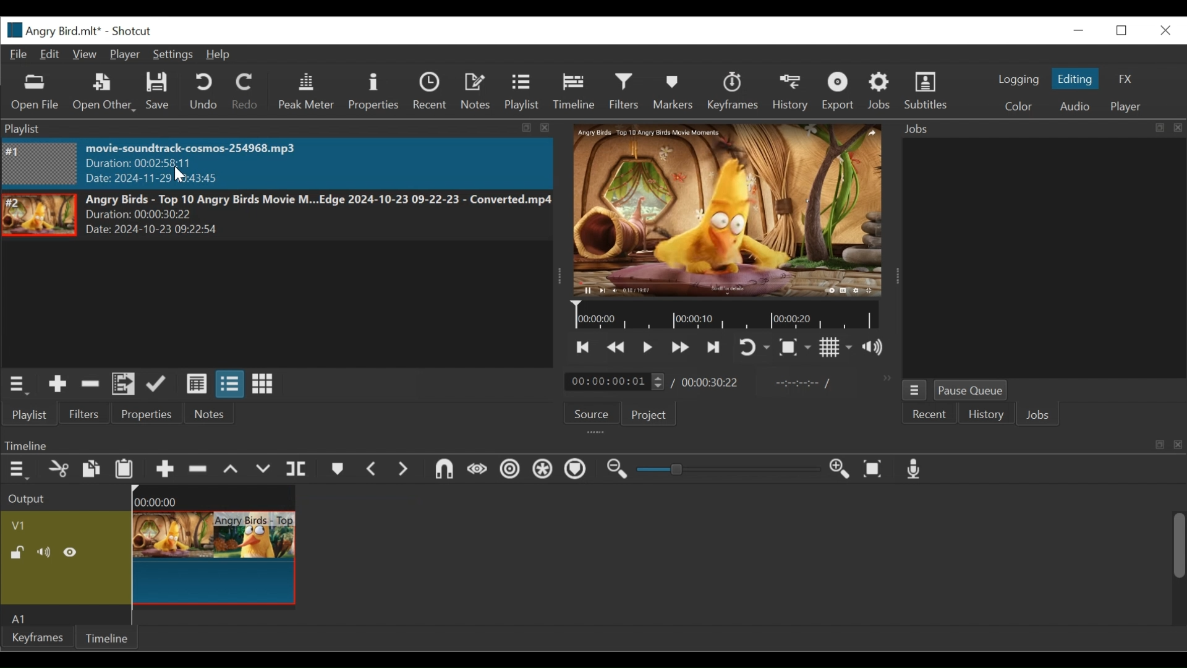  Describe the element at coordinates (678, 348) in the screenshot. I see `Play quickly forward` at that location.